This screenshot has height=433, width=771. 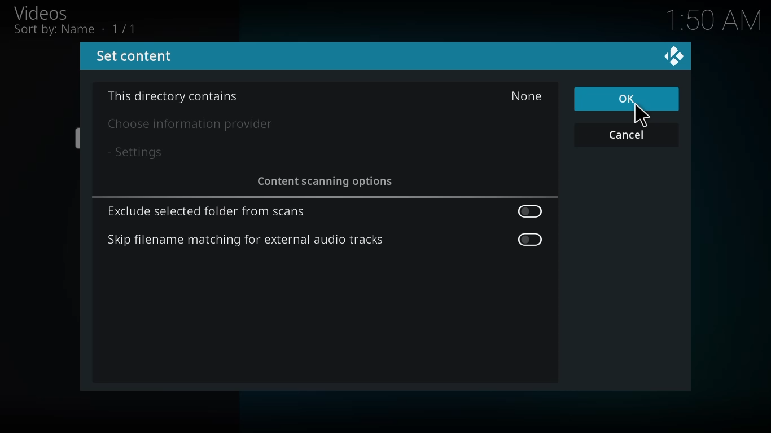 What do you see at coordinates (190, 125) in the screenshot?
I see `choose info` at bounding box center [190, 125].